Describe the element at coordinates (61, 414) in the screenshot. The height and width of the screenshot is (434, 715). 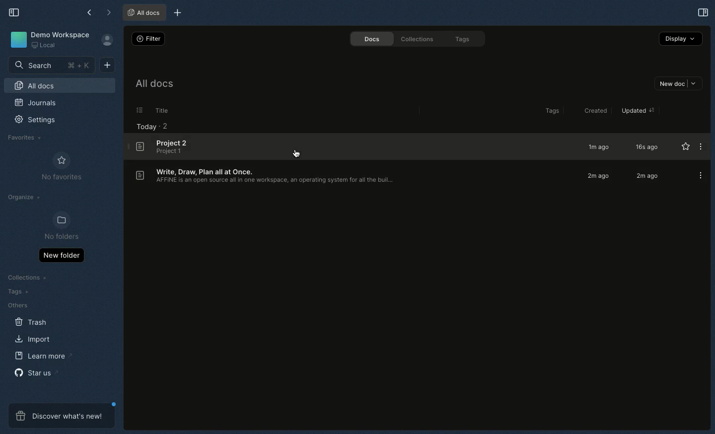
I see `Discover what's new` at that location.